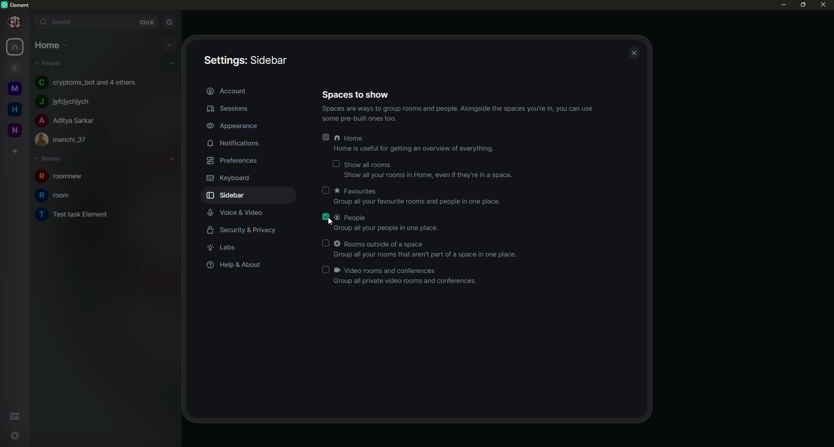 This screenshot has width=834, height=447. What do you see at coordinates (58, 21) in the screenshot?
I see `search` at bounding box center [58, 21].